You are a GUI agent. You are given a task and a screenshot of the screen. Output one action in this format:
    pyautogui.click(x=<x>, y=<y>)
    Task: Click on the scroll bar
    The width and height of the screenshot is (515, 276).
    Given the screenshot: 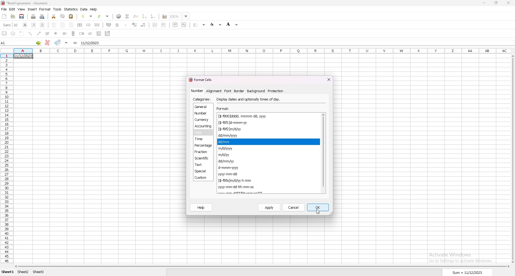 What is the action you would take?
    pyautogui.click(x=322, y=153)
    